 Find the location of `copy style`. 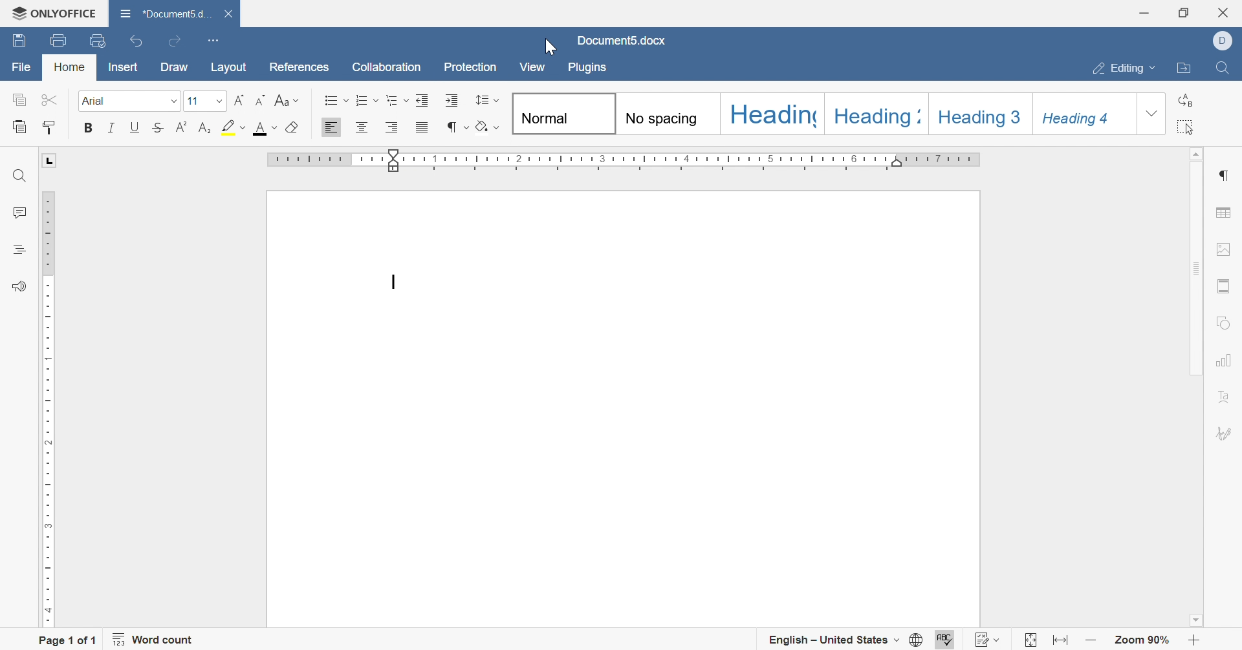

copy style is located at coordinates (49, 126).